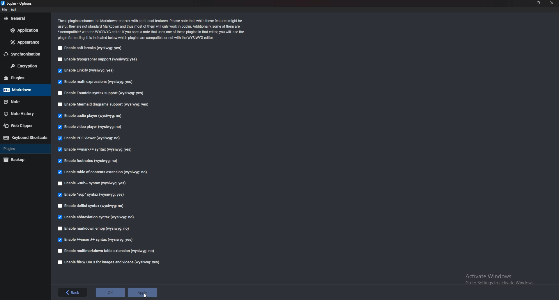 The height and width of the screenshot is (300, 559). I want to click on enable multimarkdown table extension, so click(107, 251).